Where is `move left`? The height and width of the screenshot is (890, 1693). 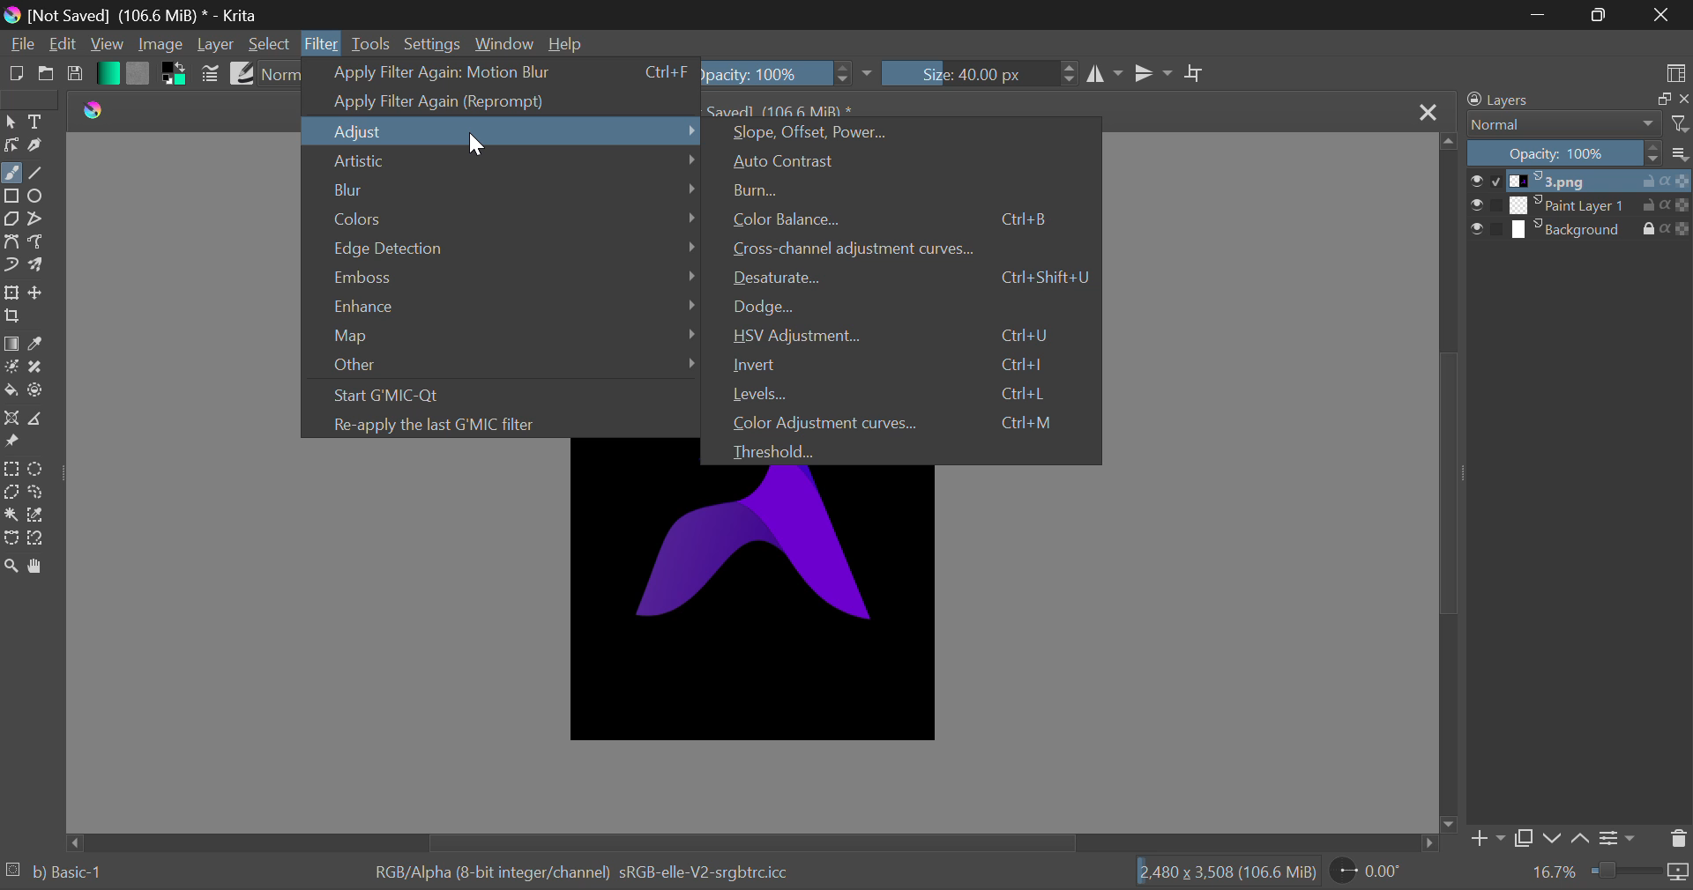
move left is located at coordinates (78, 842).